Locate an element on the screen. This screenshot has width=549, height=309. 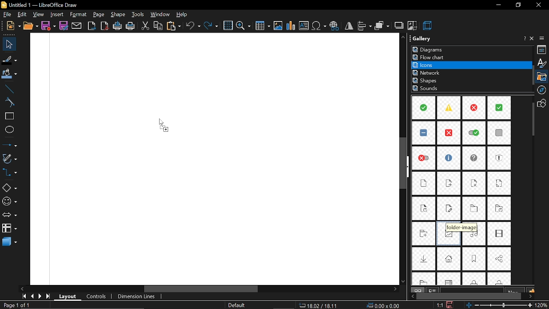
paste is located at coordinates (173, 26).